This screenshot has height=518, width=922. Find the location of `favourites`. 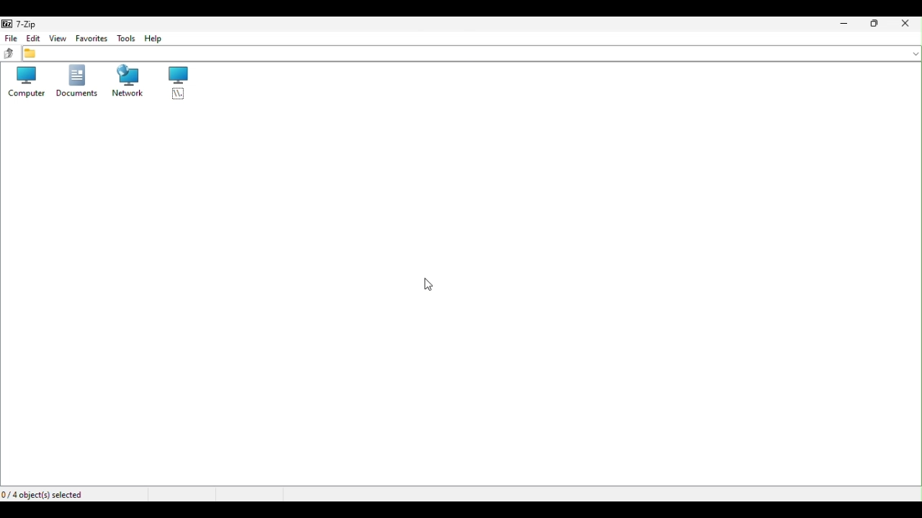

favourites is located at coordinates (89, 40).